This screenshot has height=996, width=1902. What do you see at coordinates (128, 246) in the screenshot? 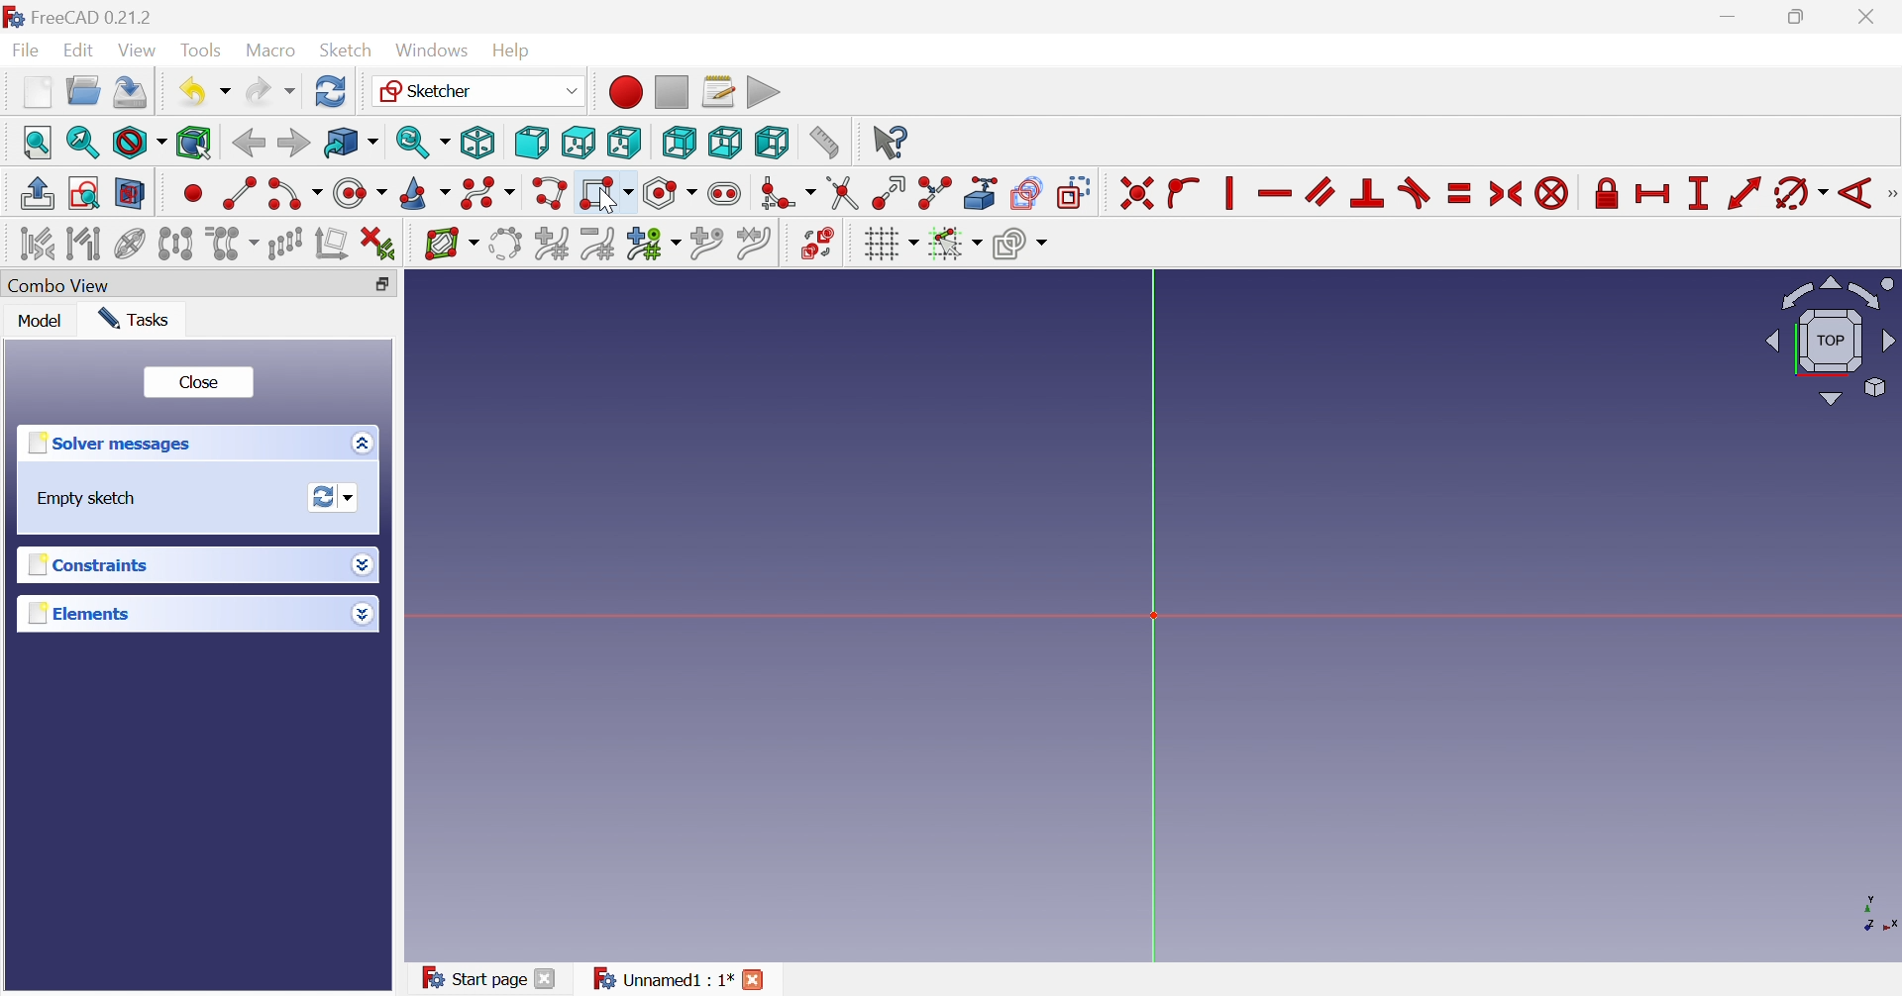
I see `Show/hide internal geometry` at bounding box center [128, 246].